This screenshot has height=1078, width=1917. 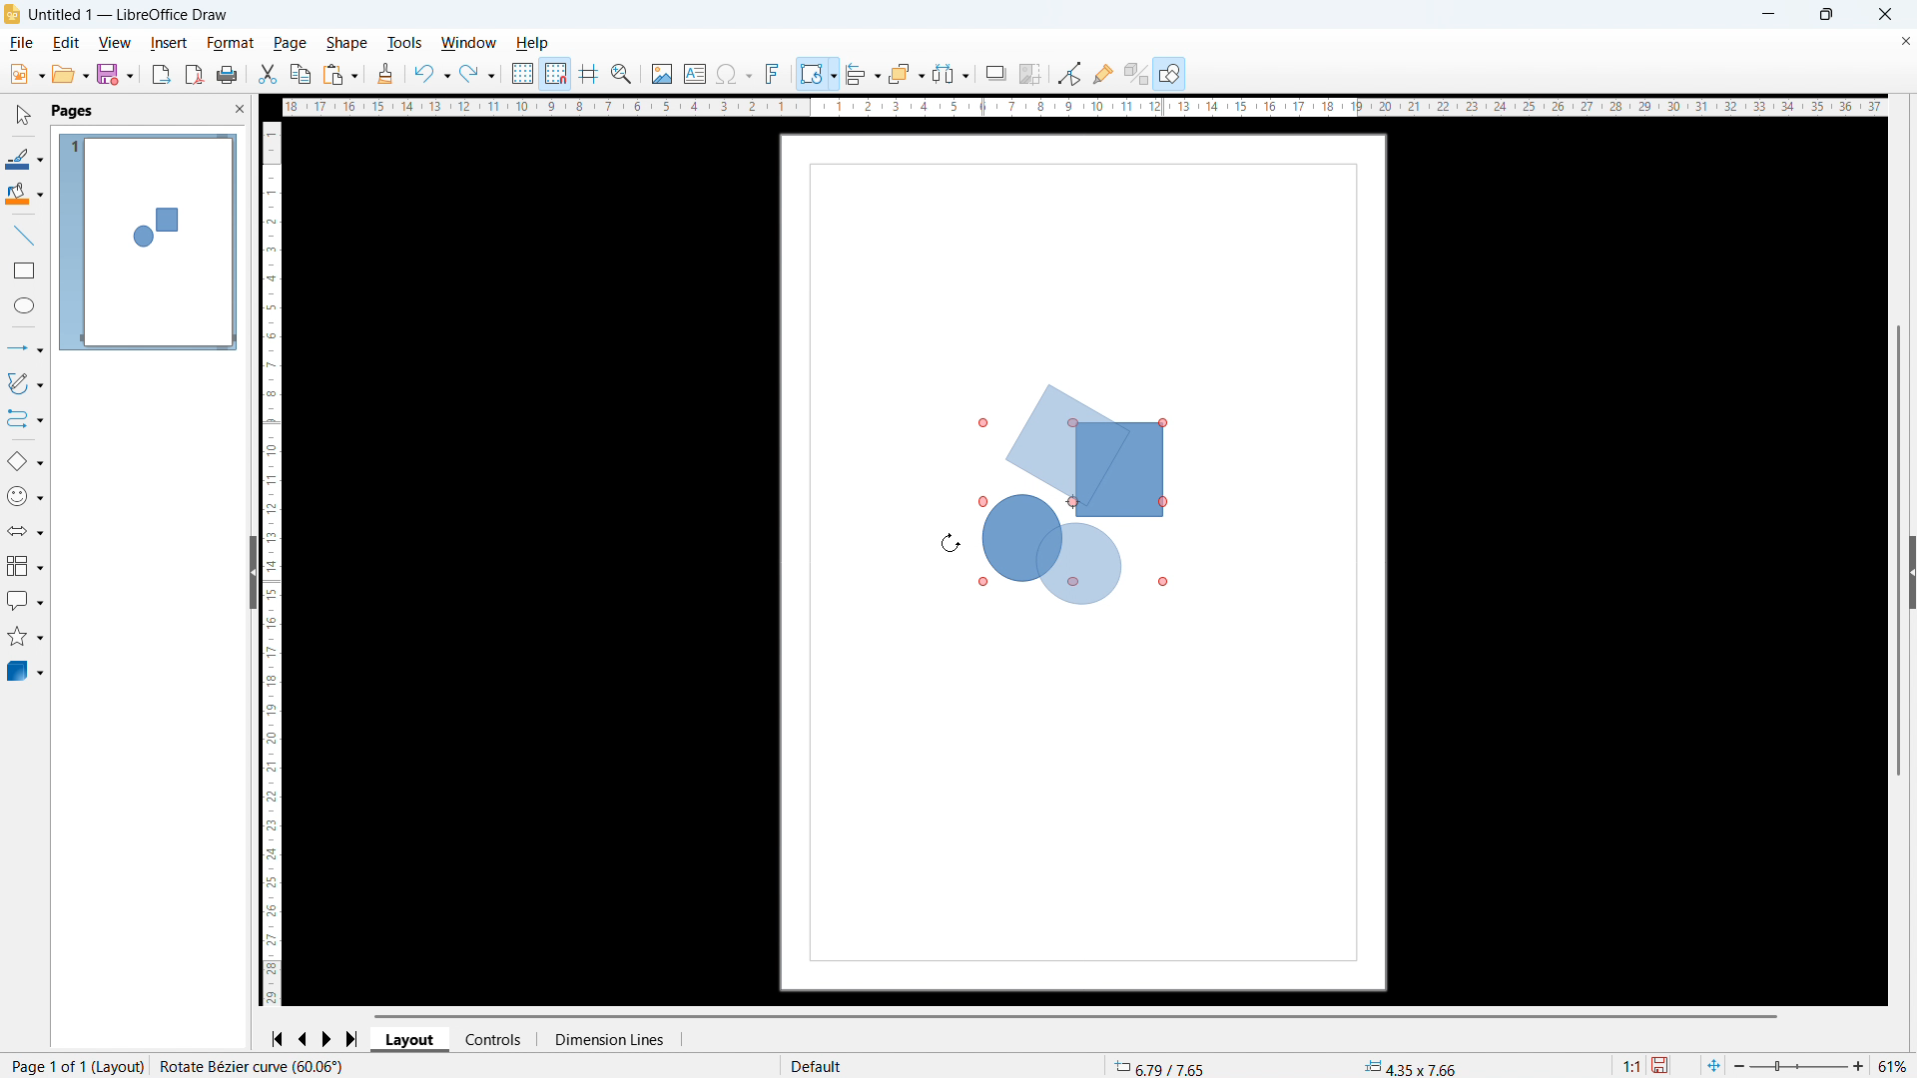 What do you see at coordinates (664, 73) in the screenshot?
I see `Insert image ` at bounding box center [664, 73].